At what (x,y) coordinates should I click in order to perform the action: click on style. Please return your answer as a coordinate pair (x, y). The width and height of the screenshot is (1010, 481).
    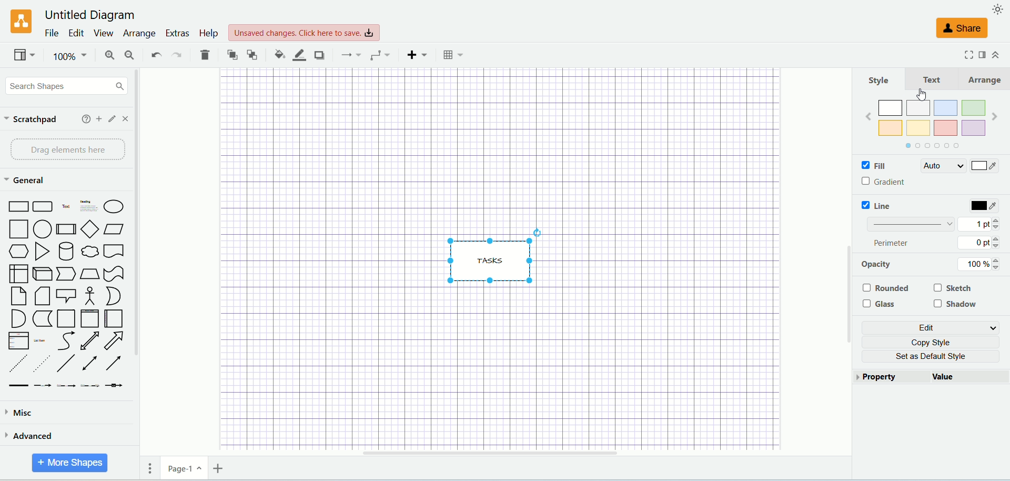
    Looking at the image, I should click on (882, 79).